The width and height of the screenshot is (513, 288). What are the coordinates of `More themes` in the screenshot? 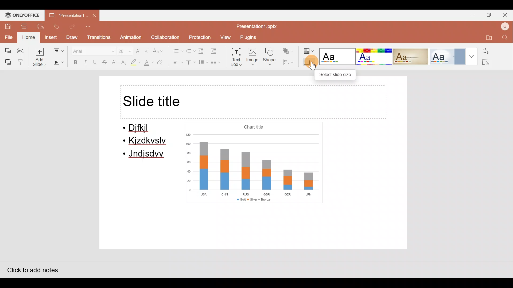 It's located at (473, 55).